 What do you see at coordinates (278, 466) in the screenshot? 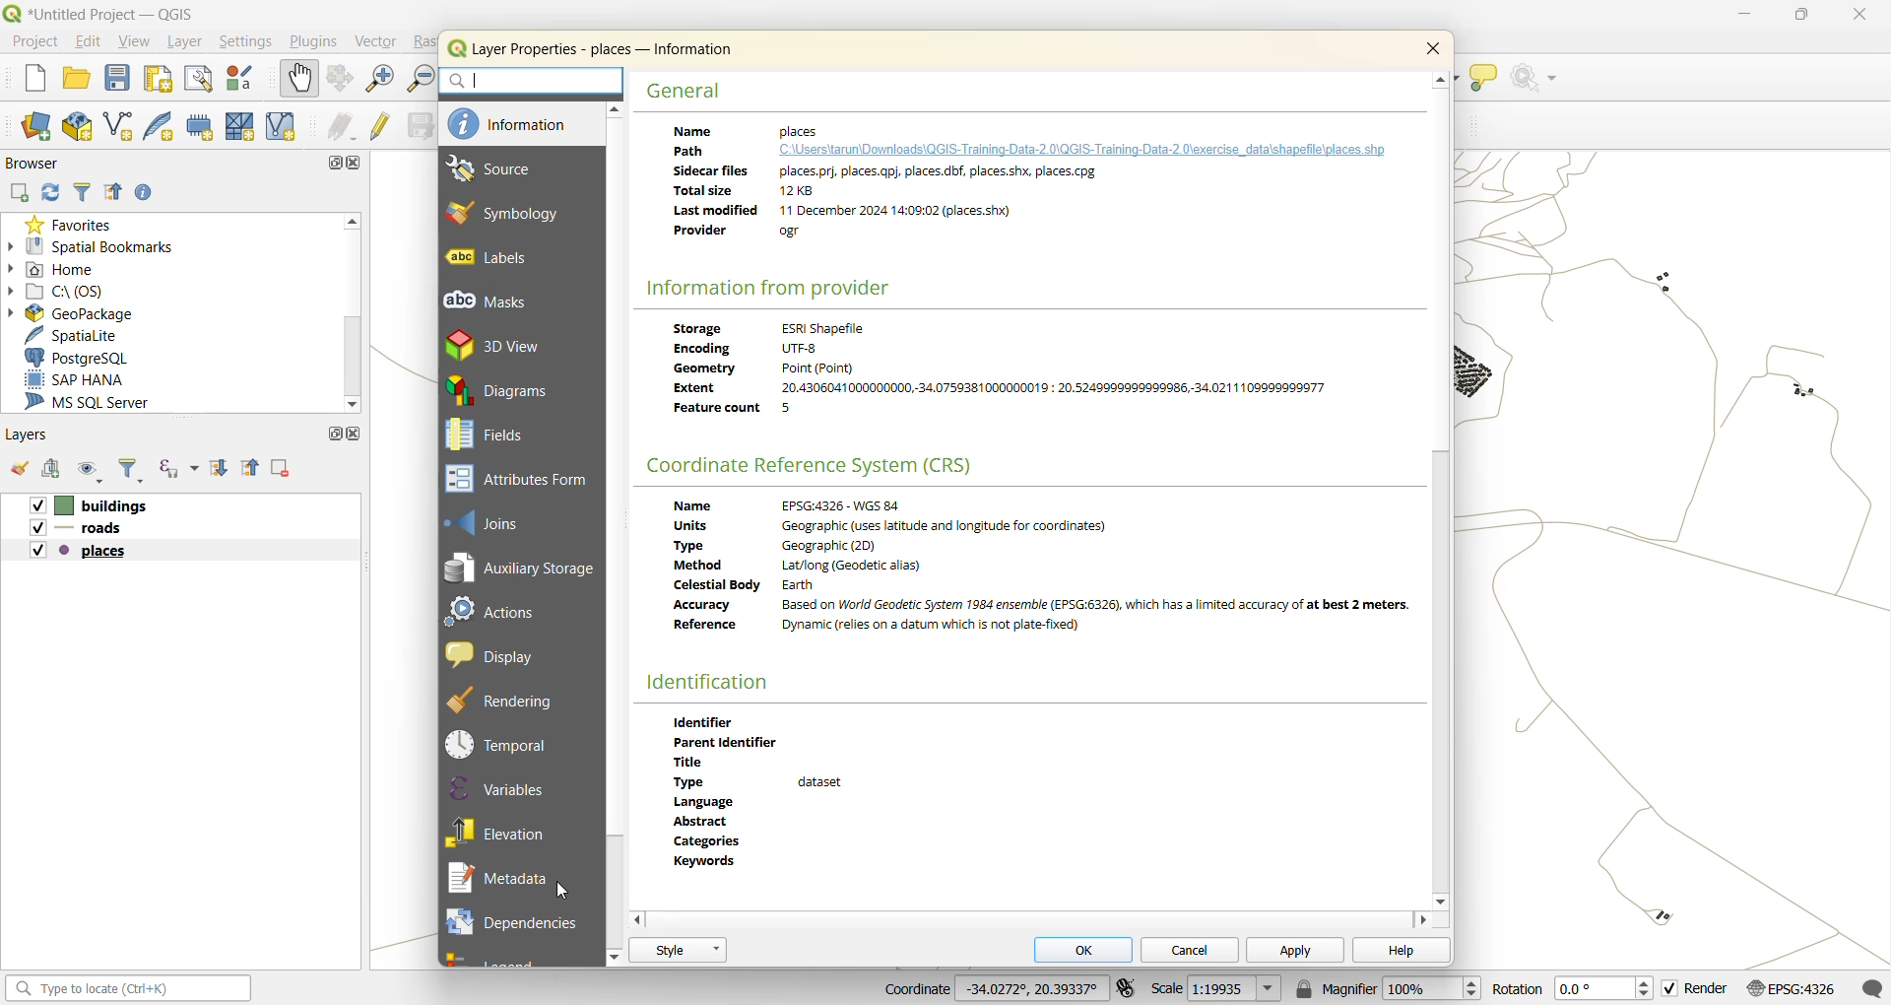
I see `remove` at bounding box center [278, 466].